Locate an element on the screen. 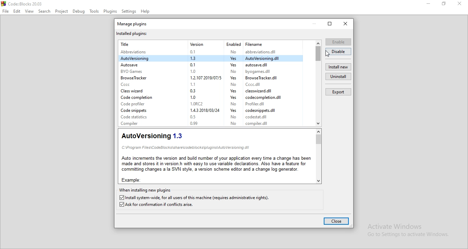 The image size is (468, 249). yes is located at coordinates (232, 64).